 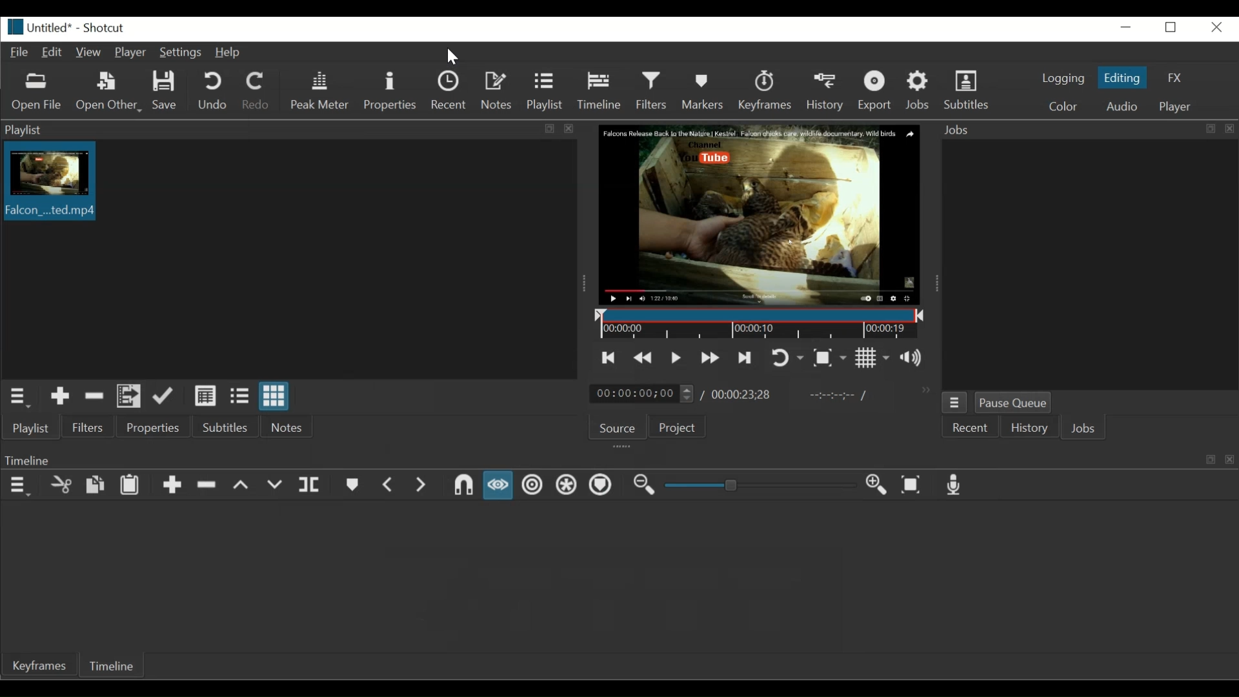 I want to click on Save, so click(x=165, y=90).